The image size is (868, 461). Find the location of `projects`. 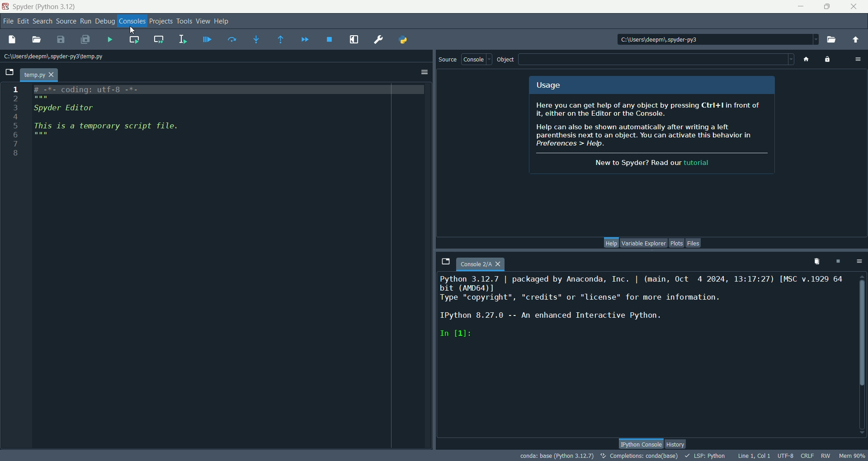

projects is located at coordinates (160, 22).